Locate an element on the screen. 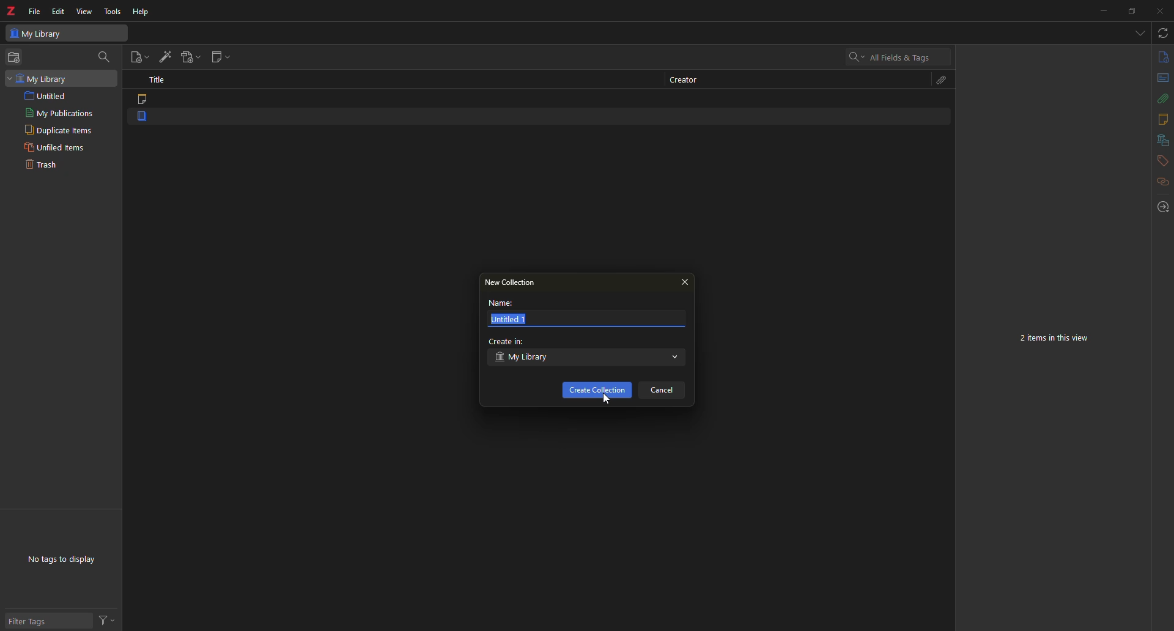 The height and width of the screenshot is (631, 1174). my library is located at coordinates (39, 34).